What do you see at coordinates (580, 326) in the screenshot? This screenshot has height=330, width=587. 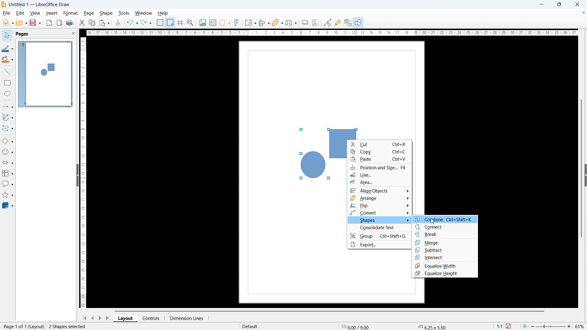 I see `zoom level` at bounding box center [580, 326].